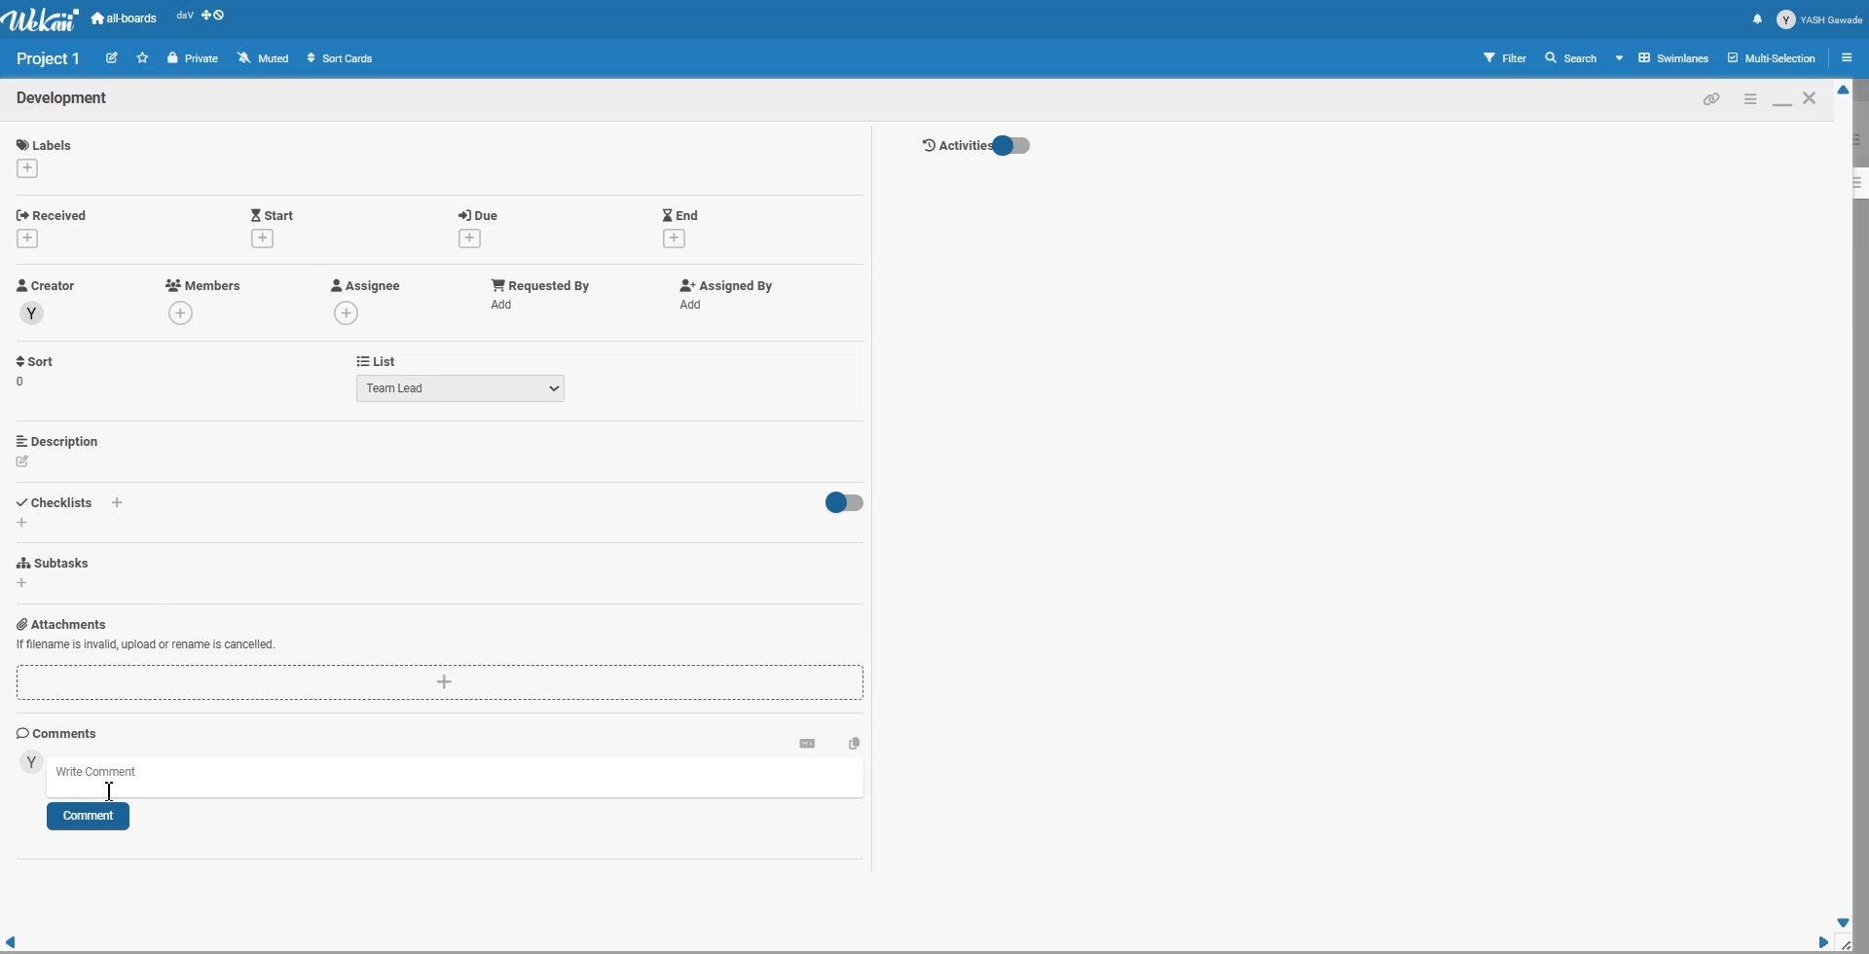  Describe the element at coordinates (143, 57) in the screenshot. I see `Click to star this board` at that location.